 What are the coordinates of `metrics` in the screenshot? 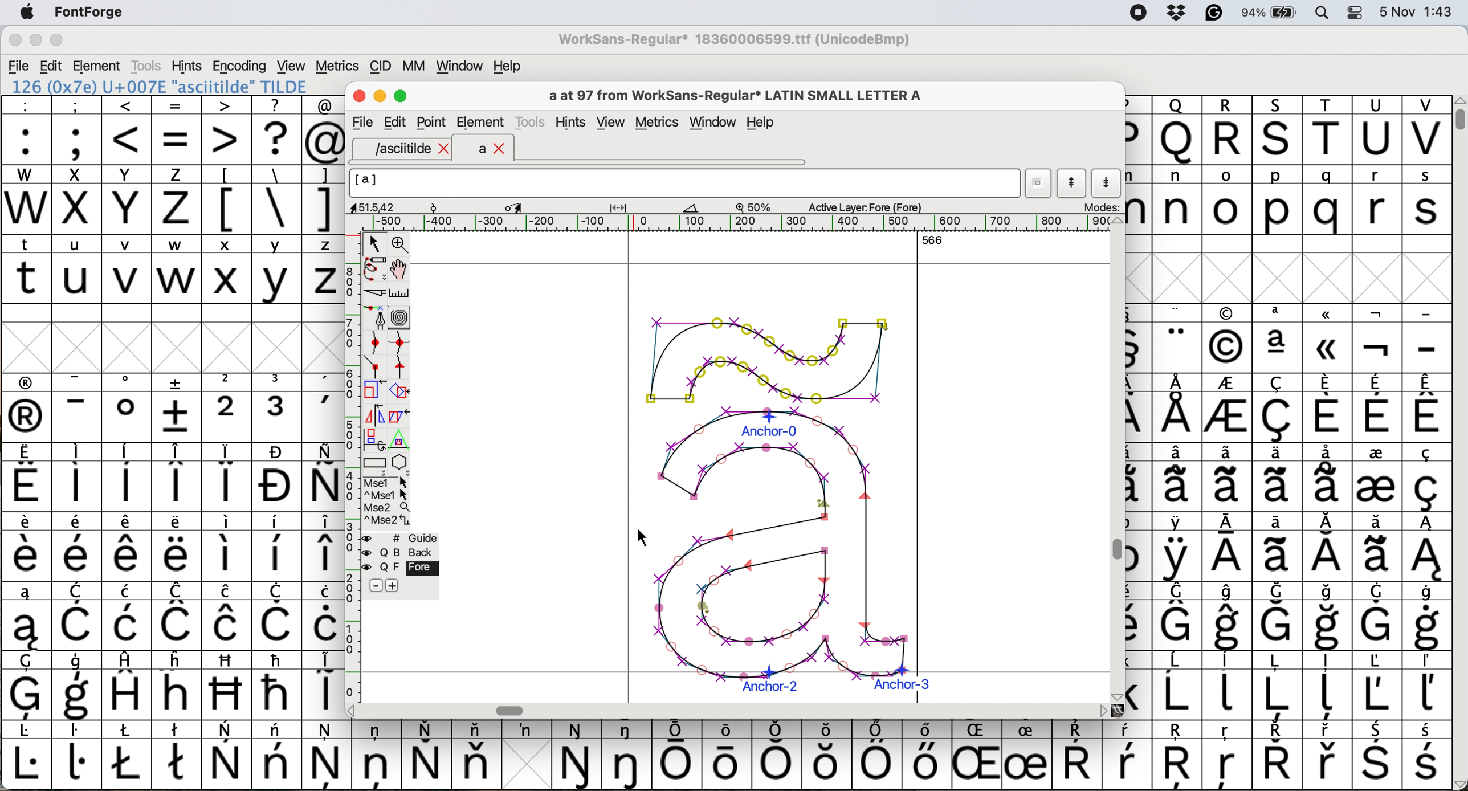 It's located at (661, 124).